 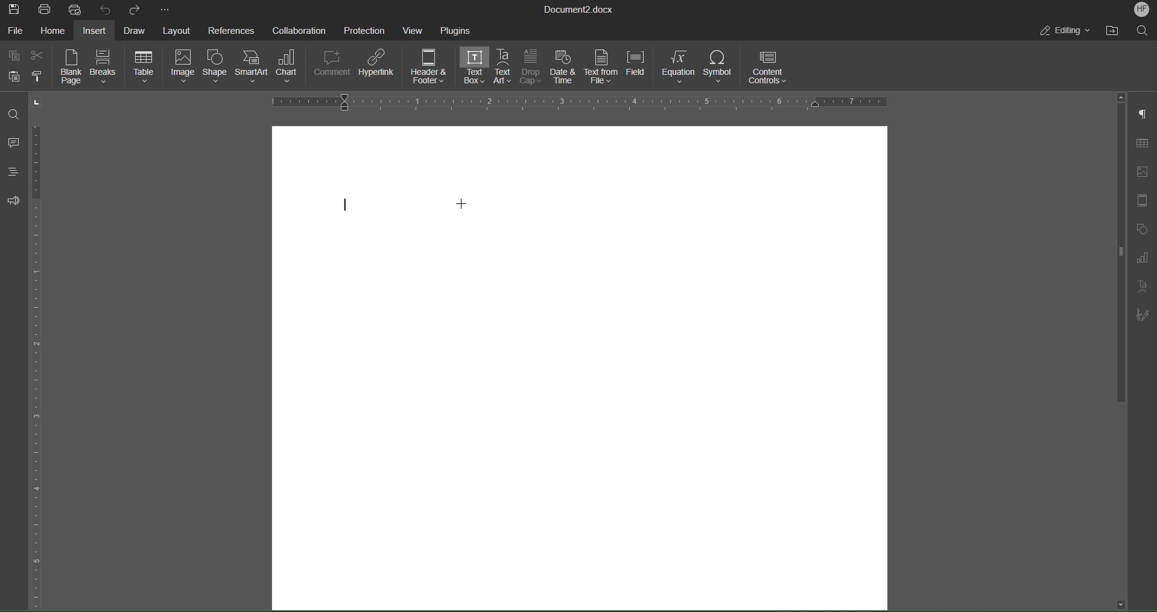 I want to click on Draw, so click(x=133, y=29).